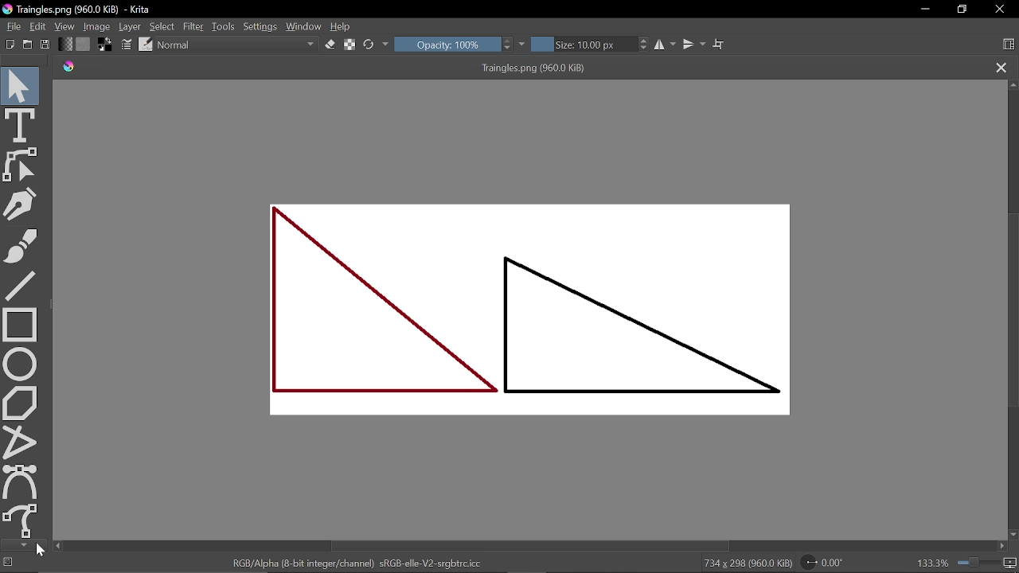 The image size is (1019, 573). What do you see at coordinates (1012, 310) in the screenshot?
I see `Vertical scrollbar` at bounding box center [1012, 310].